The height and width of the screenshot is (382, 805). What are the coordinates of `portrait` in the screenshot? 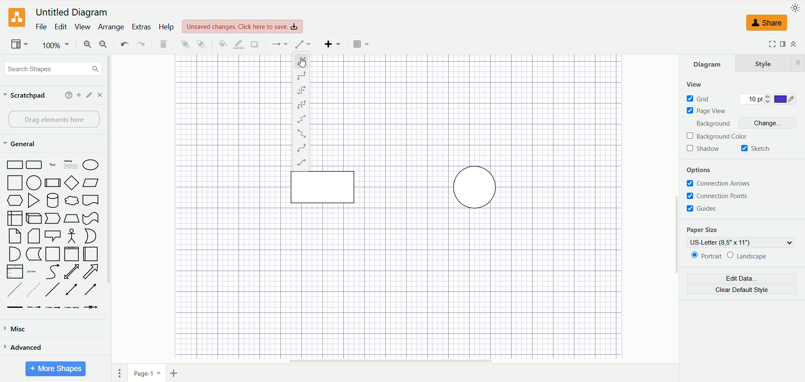 It's located at (704, 256).